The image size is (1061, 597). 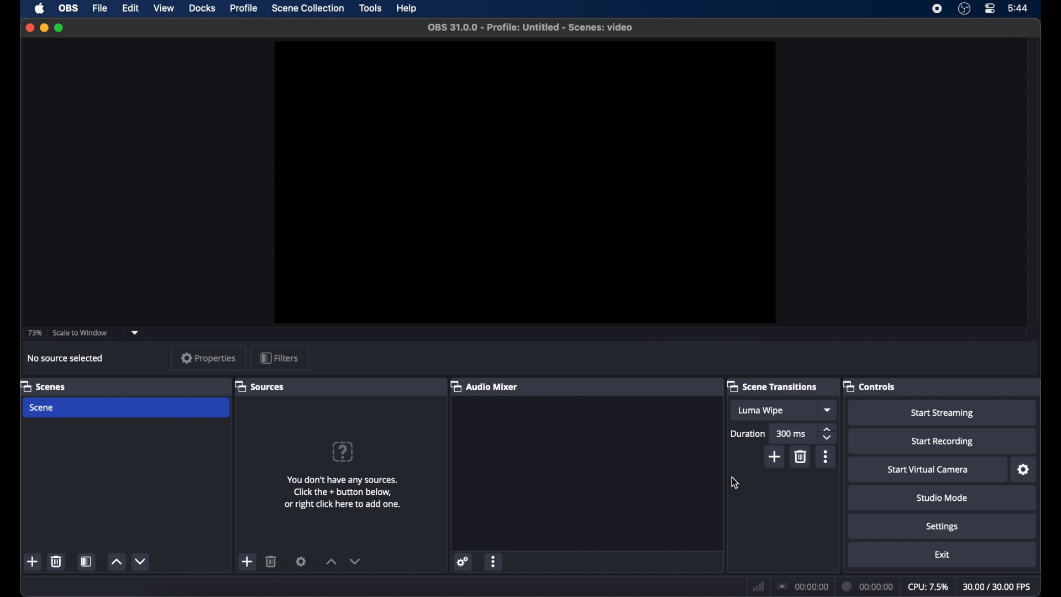 What do you see at coordinates (208, 358) in the screenshot?
I see `properties` at bounding box center [208, 358].